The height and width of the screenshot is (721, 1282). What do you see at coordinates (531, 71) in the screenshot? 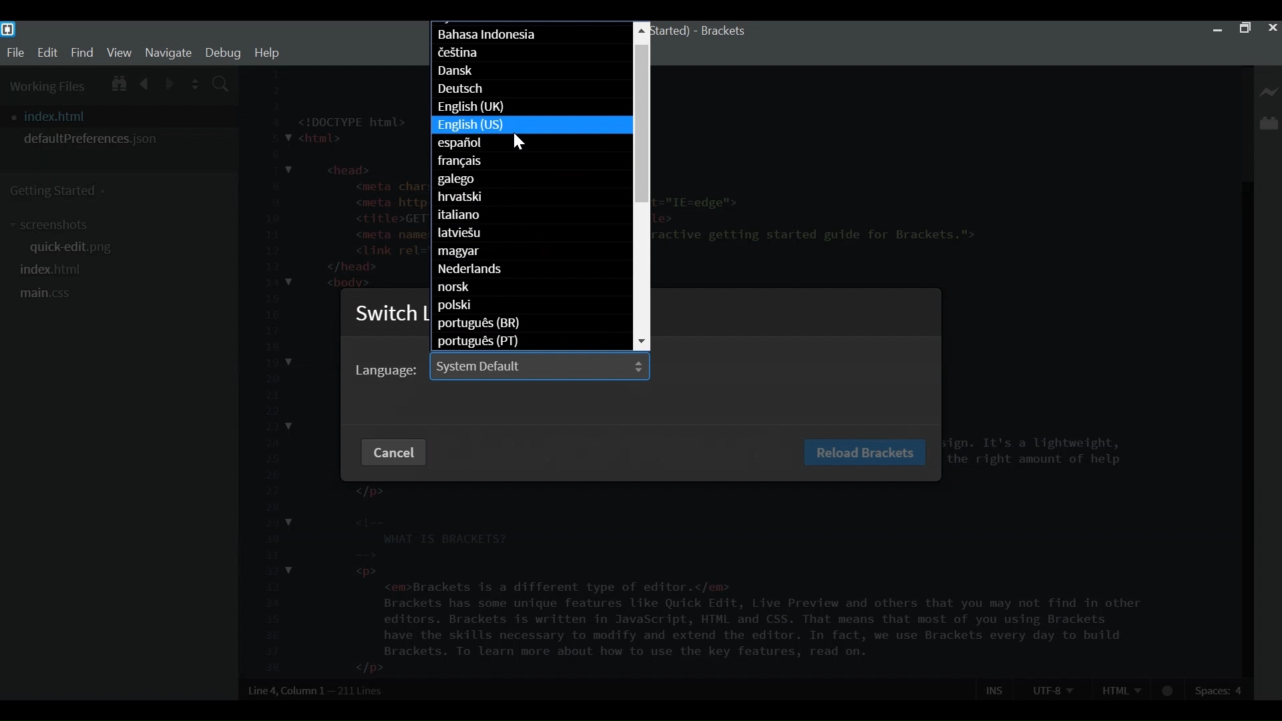
I see `Dansk` at bounding box center [531, 71].